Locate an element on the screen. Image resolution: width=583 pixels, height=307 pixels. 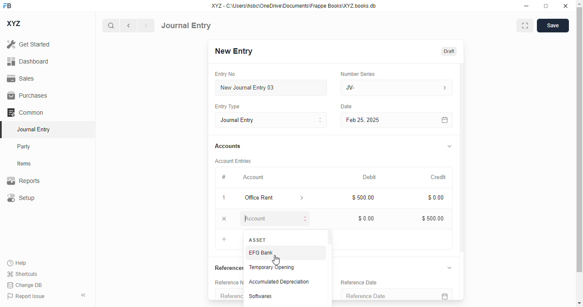
scroll down is located at coordinates (579, 303).